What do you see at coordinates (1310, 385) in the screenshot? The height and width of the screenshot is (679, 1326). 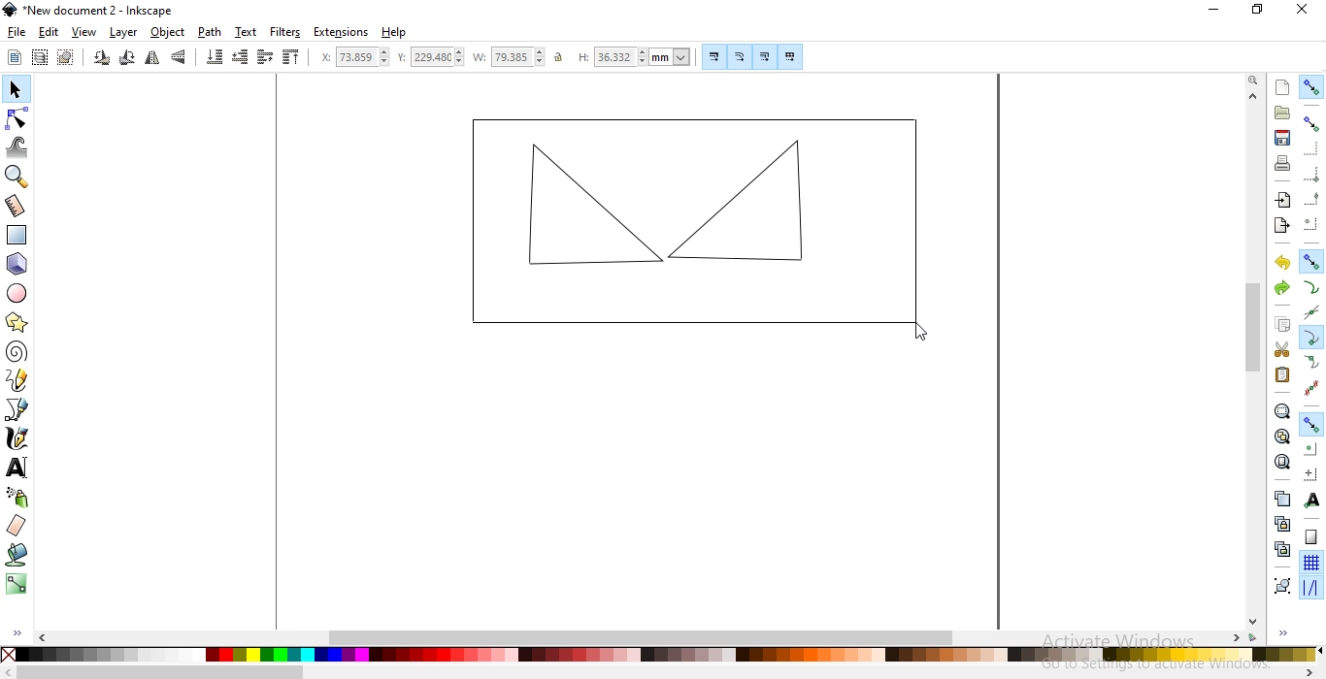 I see `snap midpoints of line segments` at bounding box center [1310, 385].